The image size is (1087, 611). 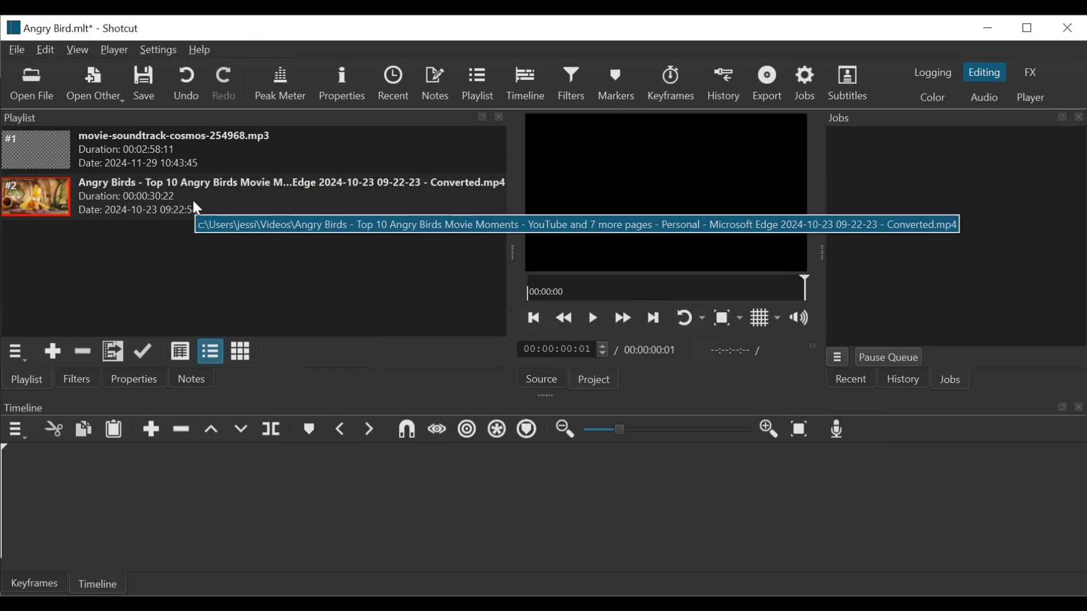 I want to click on Properties, so click(x=136, y=379).